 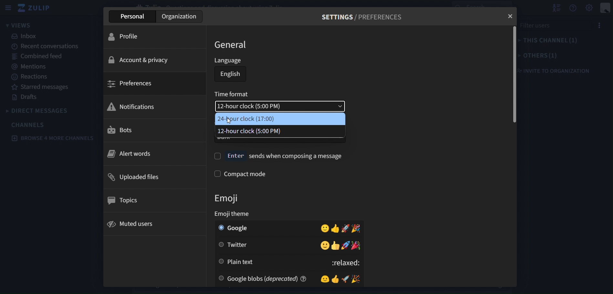 What do you see at coordinates (328, 228) in the screenshot?
I see `Emojis` at bounding box center [328, 228].